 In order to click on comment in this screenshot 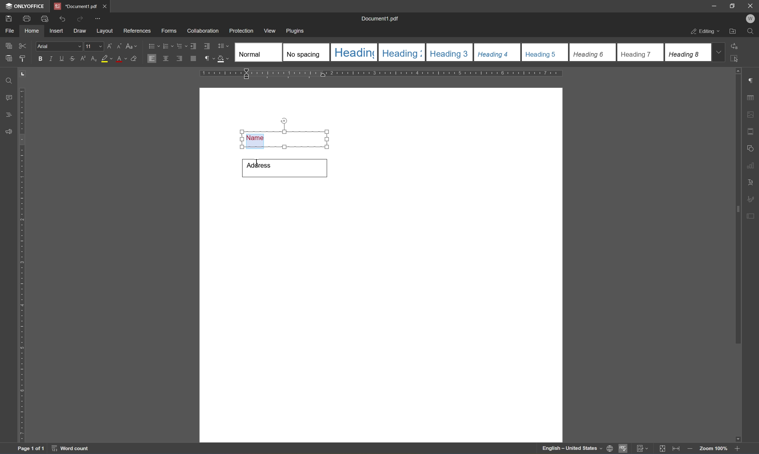, I will do `click(8, 97)`.